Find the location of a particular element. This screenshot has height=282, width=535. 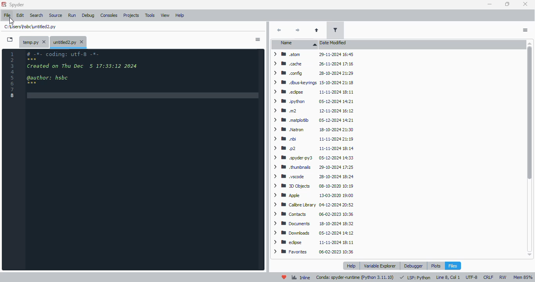

> MW config 28-10-2024 21:29 is located at coordinates (312, 73).